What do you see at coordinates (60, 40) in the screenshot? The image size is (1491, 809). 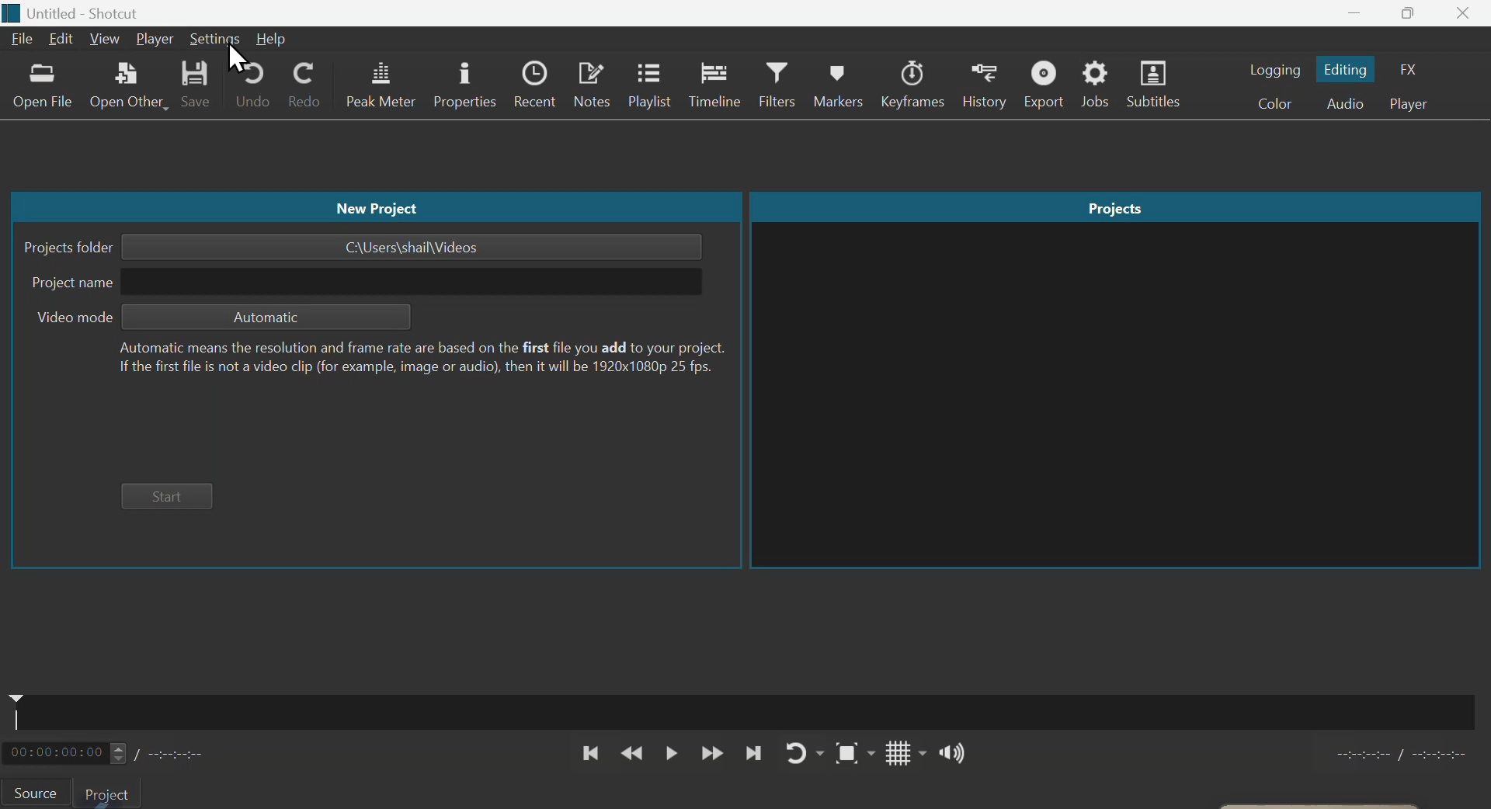 I see `Edit` at bounding box center [60, 40].